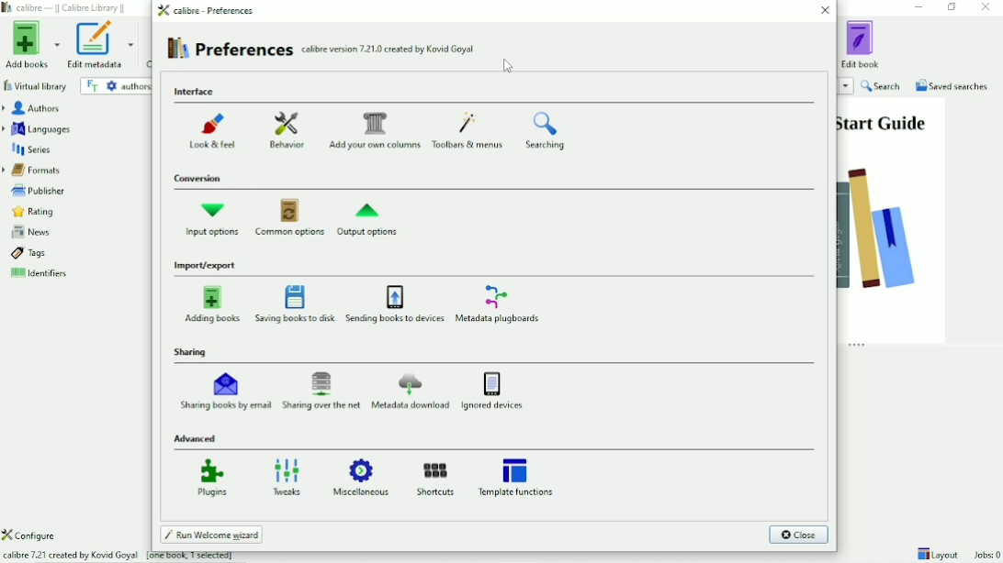 The width and height of the screenshot is (1003, 563). Describe the element at coordinates (212, 304) in the screenshot. I see `Adding books` at that location.